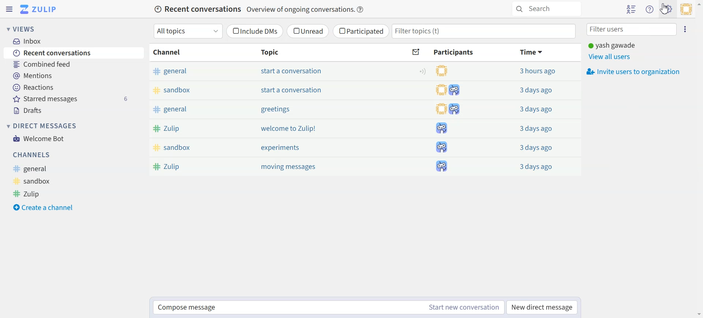  Describe the element at coordinates (327, 307) in the screenshot. I see `Compose message Start new conversation` at that location.